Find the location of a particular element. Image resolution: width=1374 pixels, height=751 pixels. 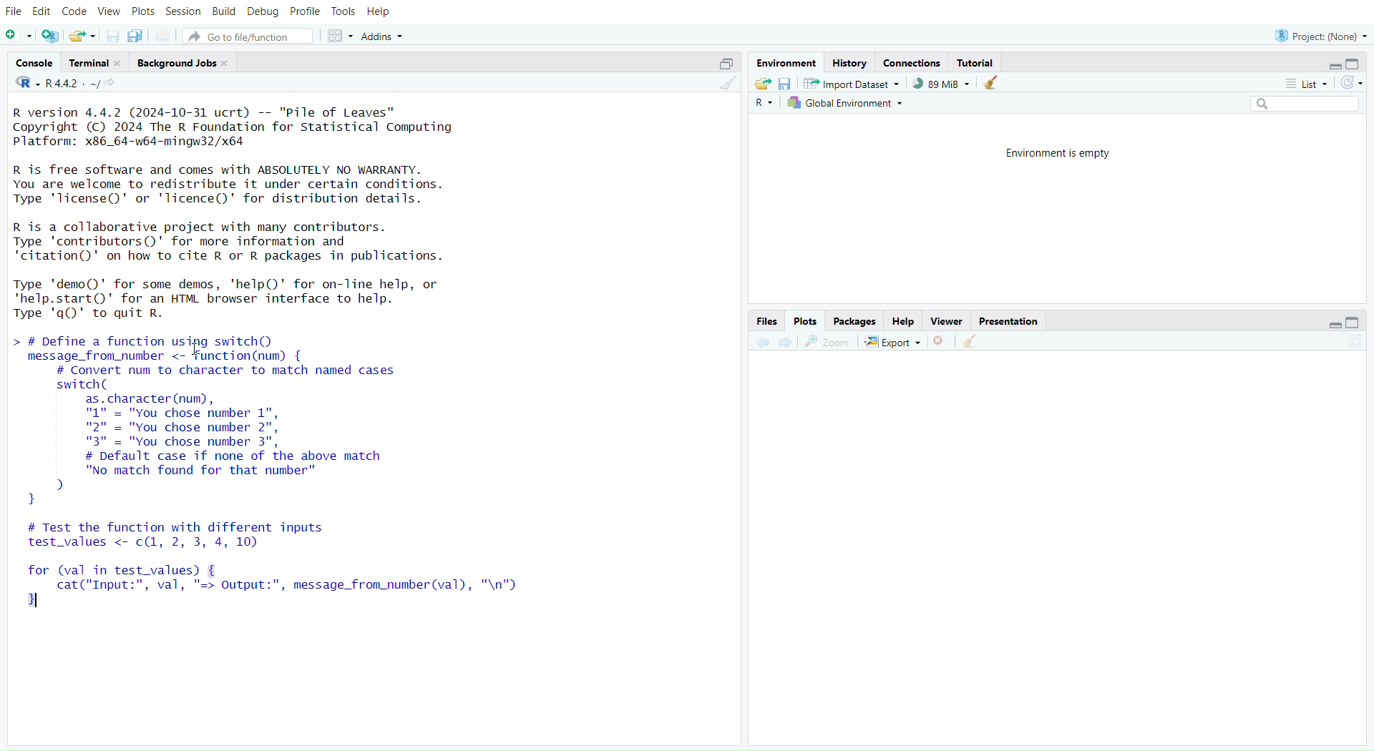

Current console (Ctrl + L) is located at coordinates (994, 85).